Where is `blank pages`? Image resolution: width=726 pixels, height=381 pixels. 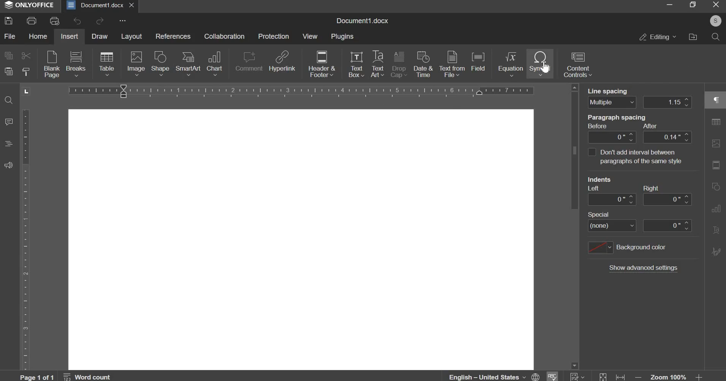 blank pages is located at coordinates (51, 63).